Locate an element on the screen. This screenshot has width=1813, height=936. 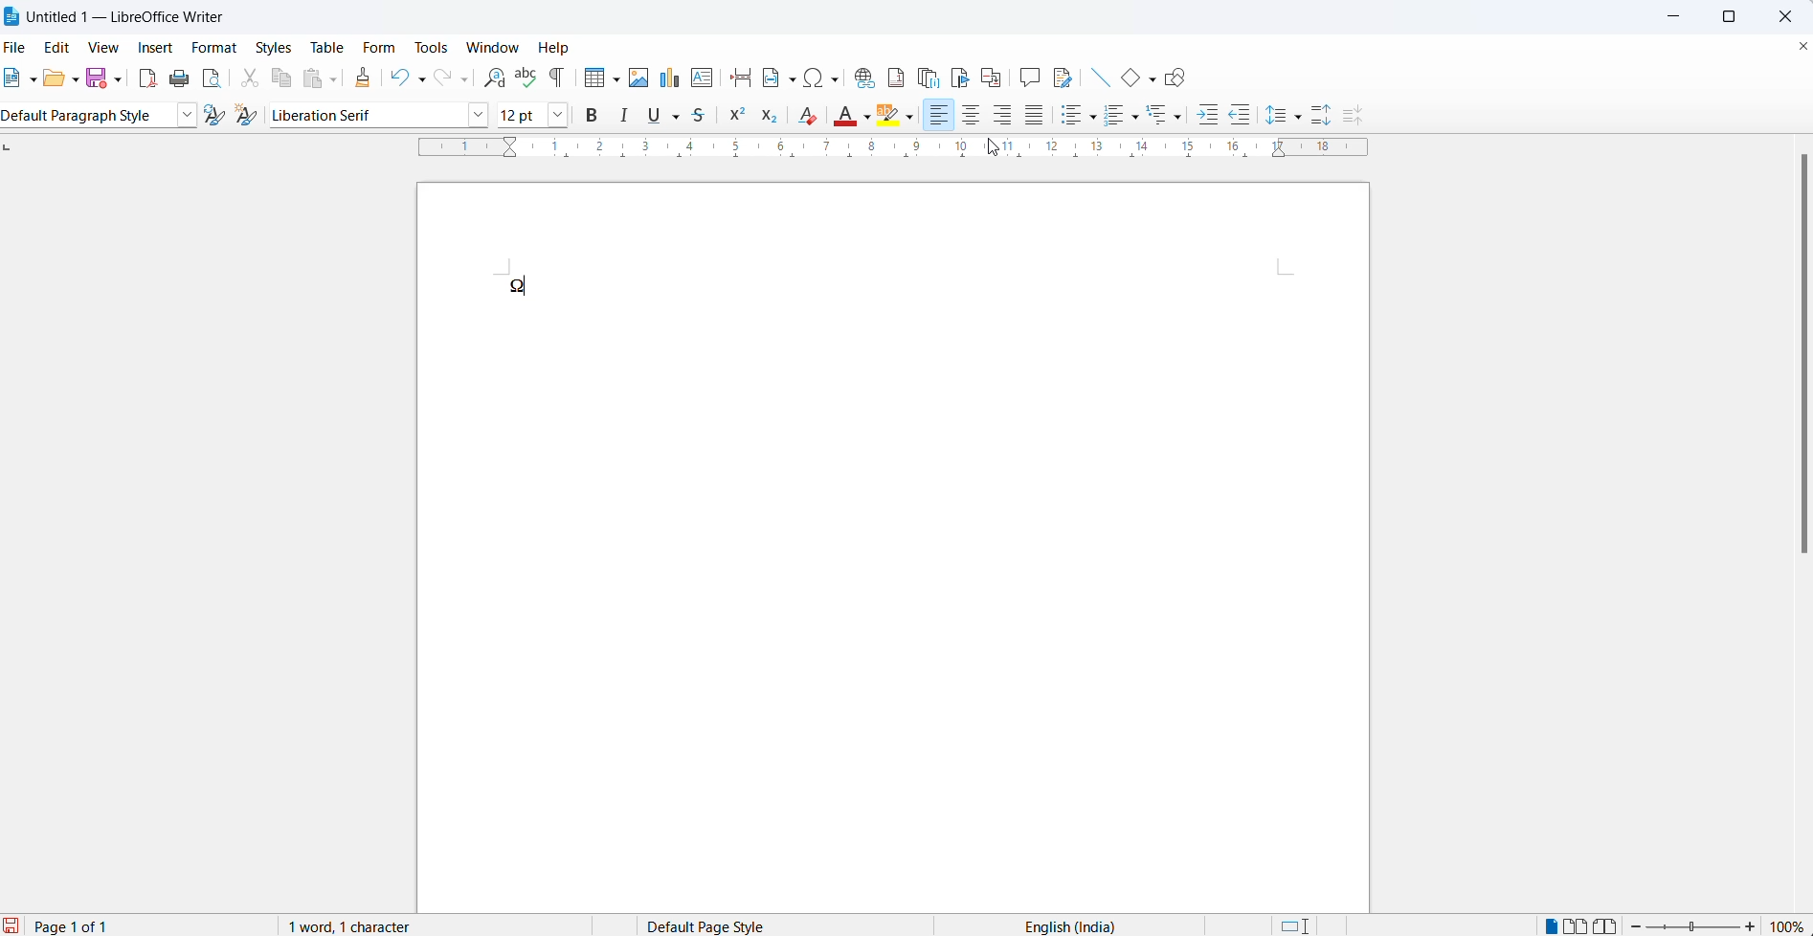
zoom decrease is located at coordinates (1637, 924).